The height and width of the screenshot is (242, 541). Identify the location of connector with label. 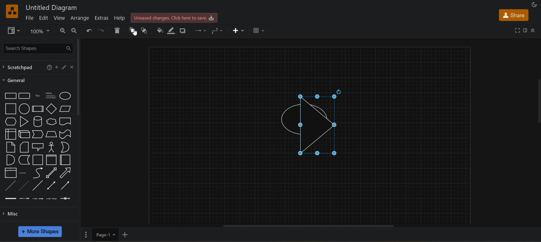
(24, 198).